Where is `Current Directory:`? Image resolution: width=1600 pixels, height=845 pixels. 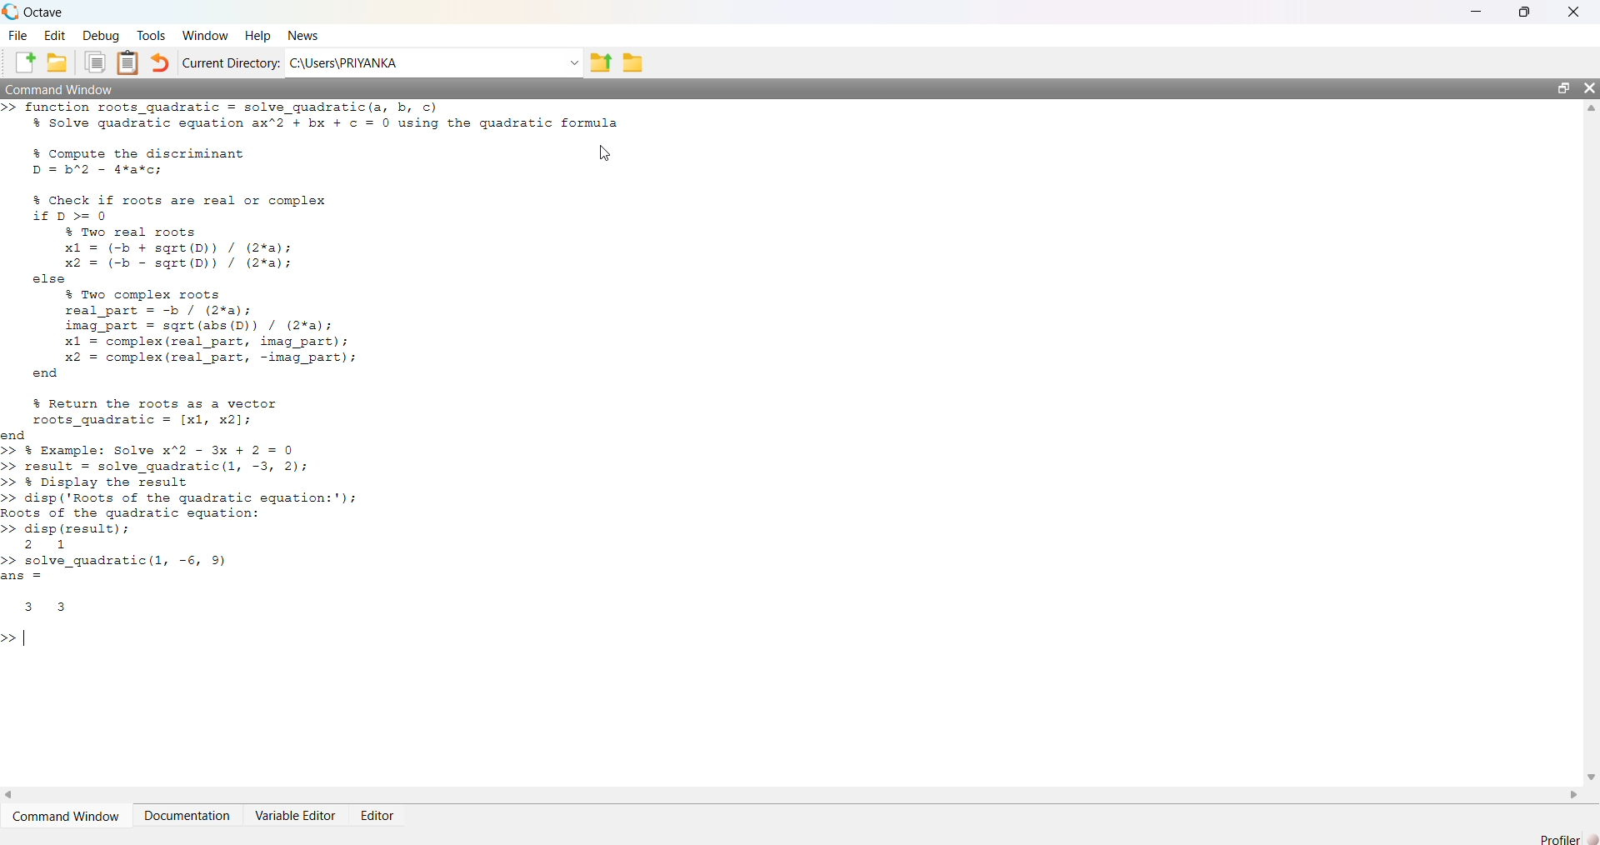
Current Directory: is located at coordinates (231, 62).